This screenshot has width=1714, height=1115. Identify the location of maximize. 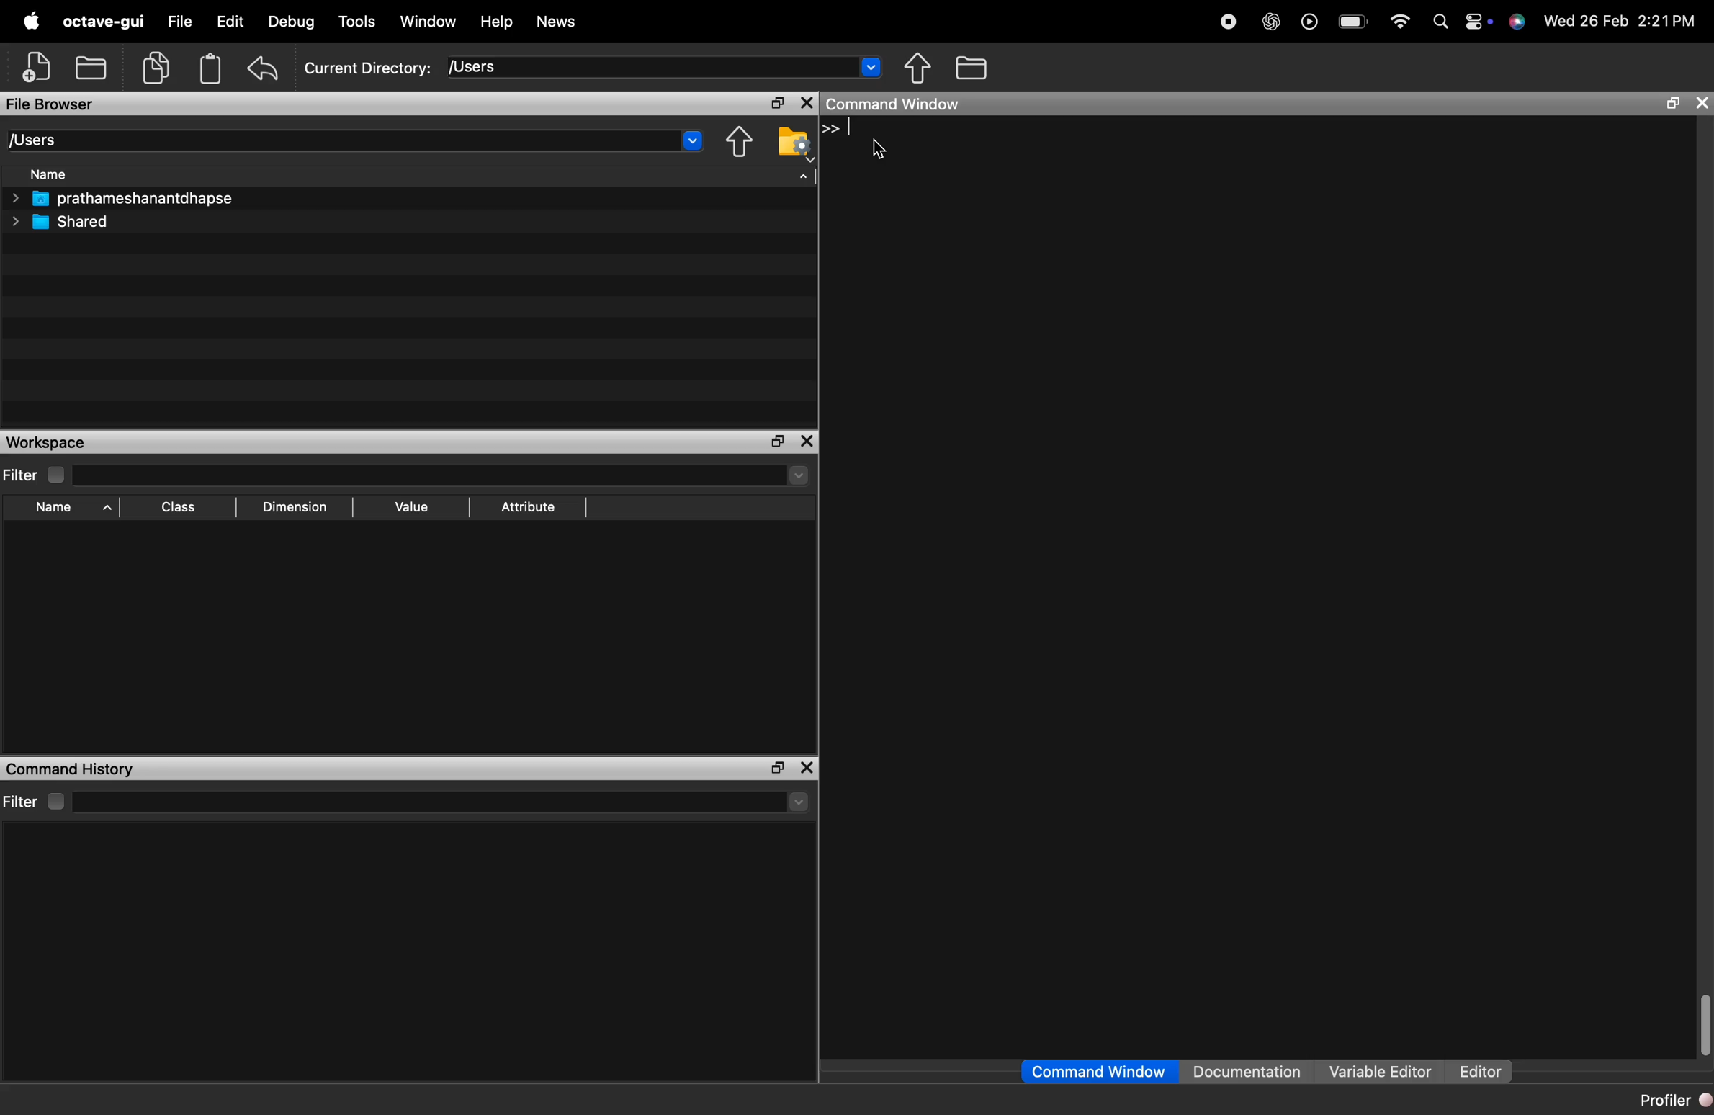
(1669, 99).